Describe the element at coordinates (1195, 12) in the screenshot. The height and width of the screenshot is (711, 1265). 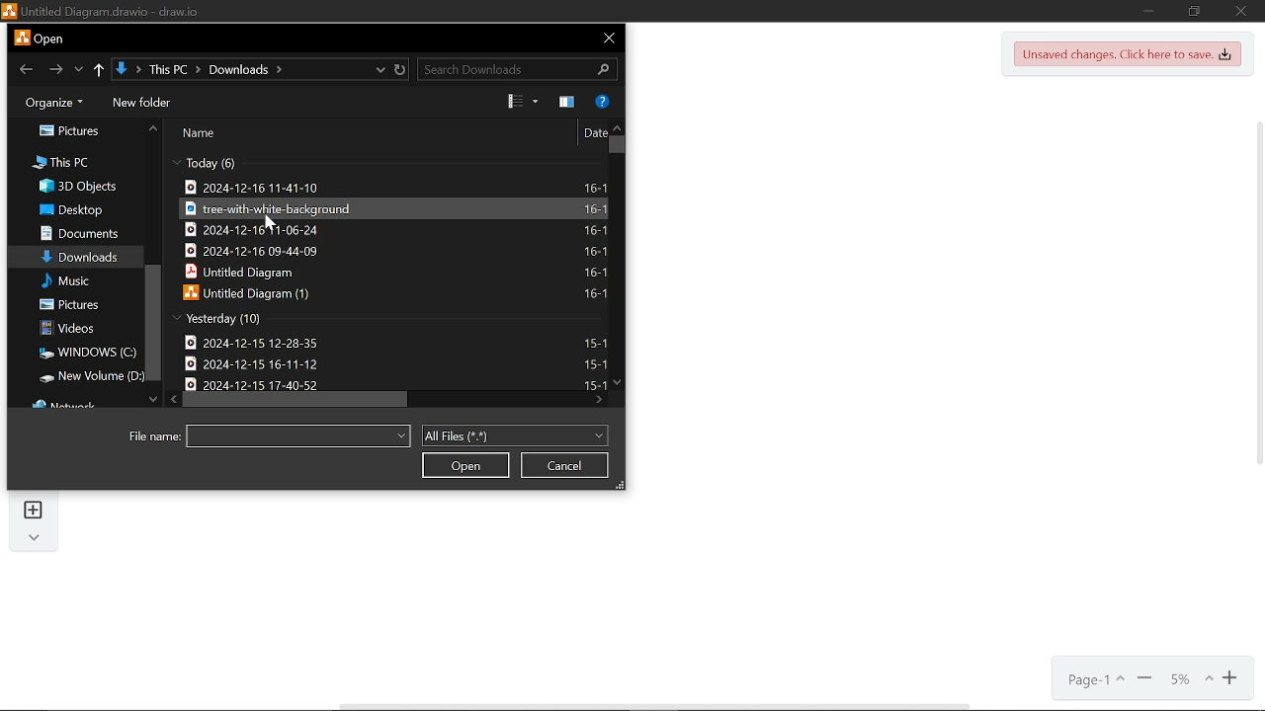
I see `restore down` at that location.